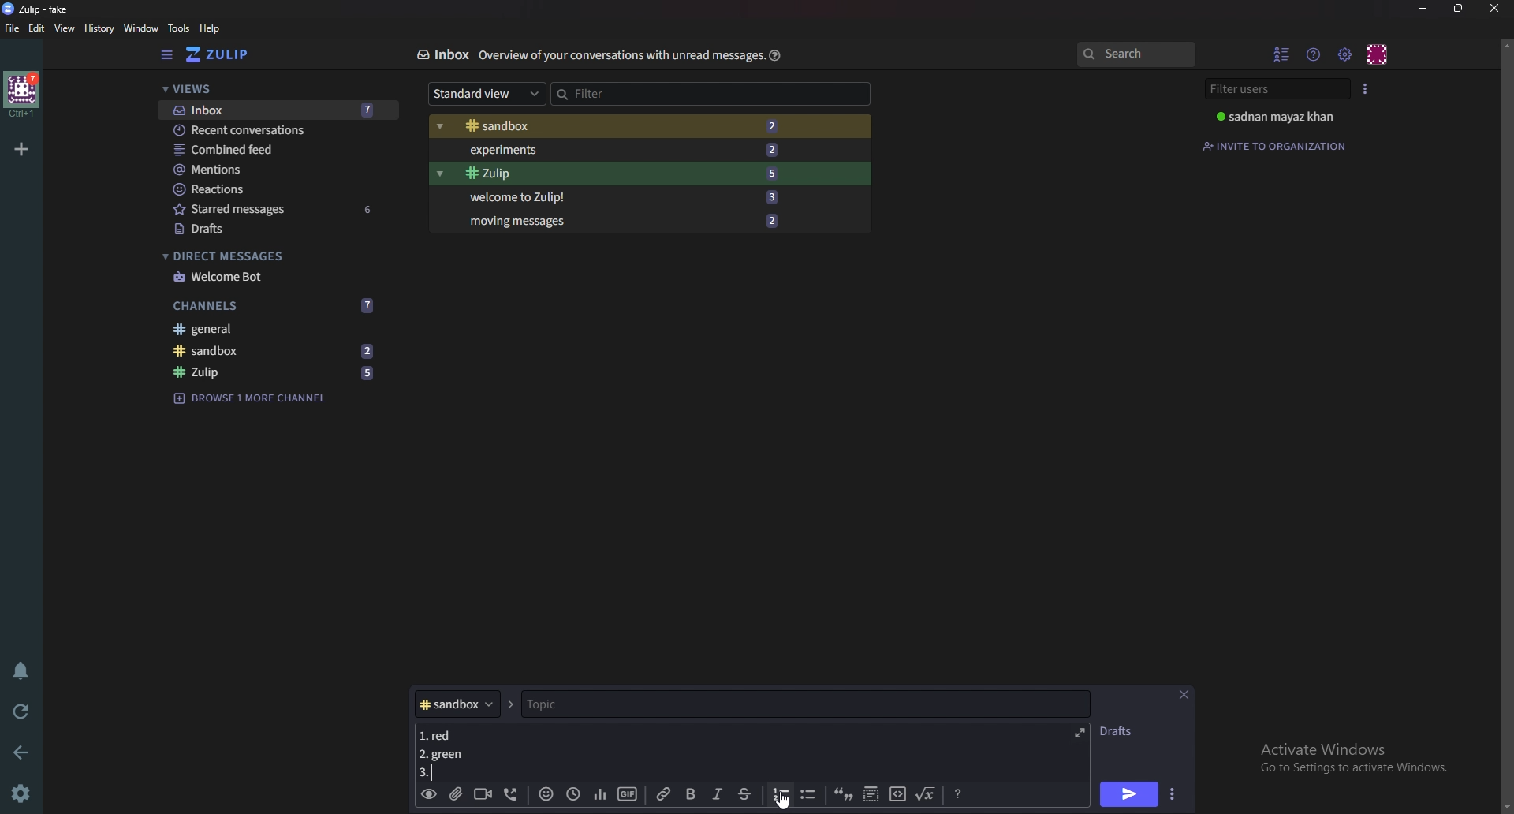 This screenshot has width=1514, height=814. I want to click on Info, so click(617, 56).